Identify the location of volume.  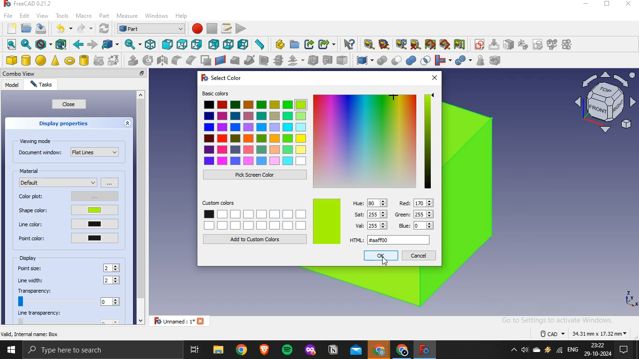
(524, 351).